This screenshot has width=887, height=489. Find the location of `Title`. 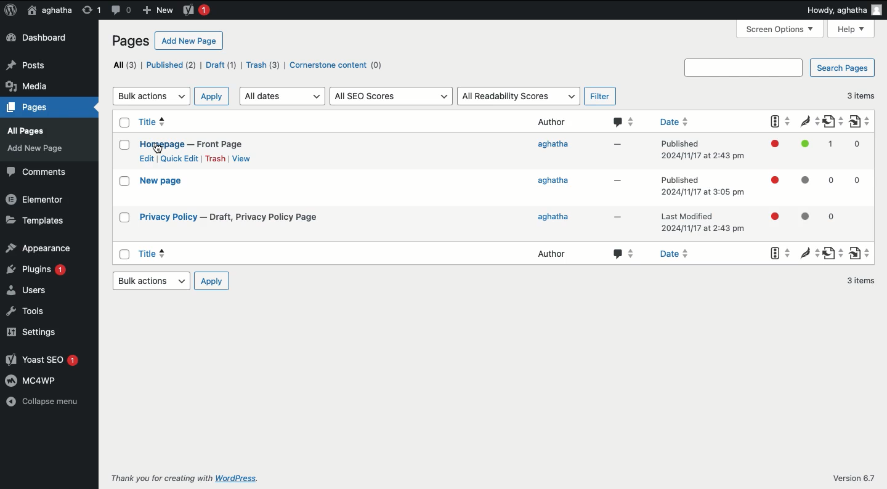

Title is located at coordinates (193, 133).